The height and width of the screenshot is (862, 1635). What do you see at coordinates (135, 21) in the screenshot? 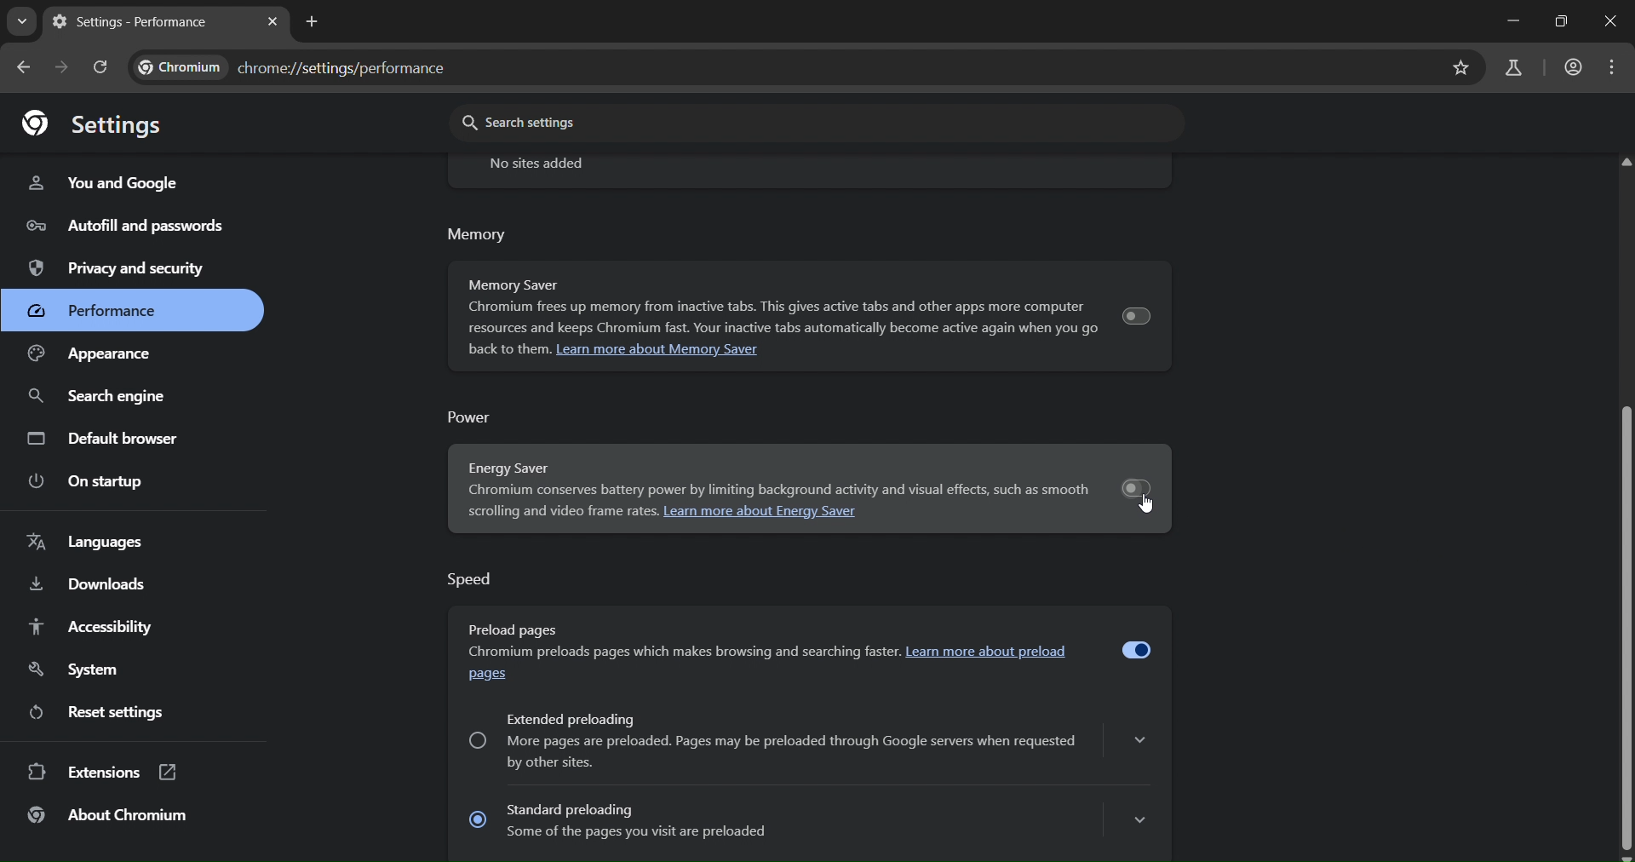
I see `settings - performace` at bounding box center [135, 21].